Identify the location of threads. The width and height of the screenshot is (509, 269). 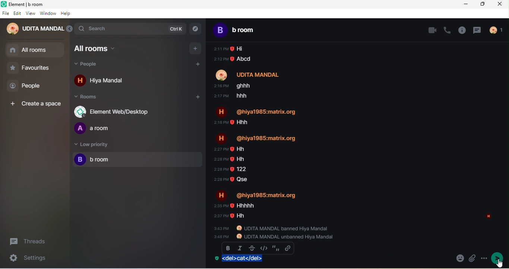
(32, 241).